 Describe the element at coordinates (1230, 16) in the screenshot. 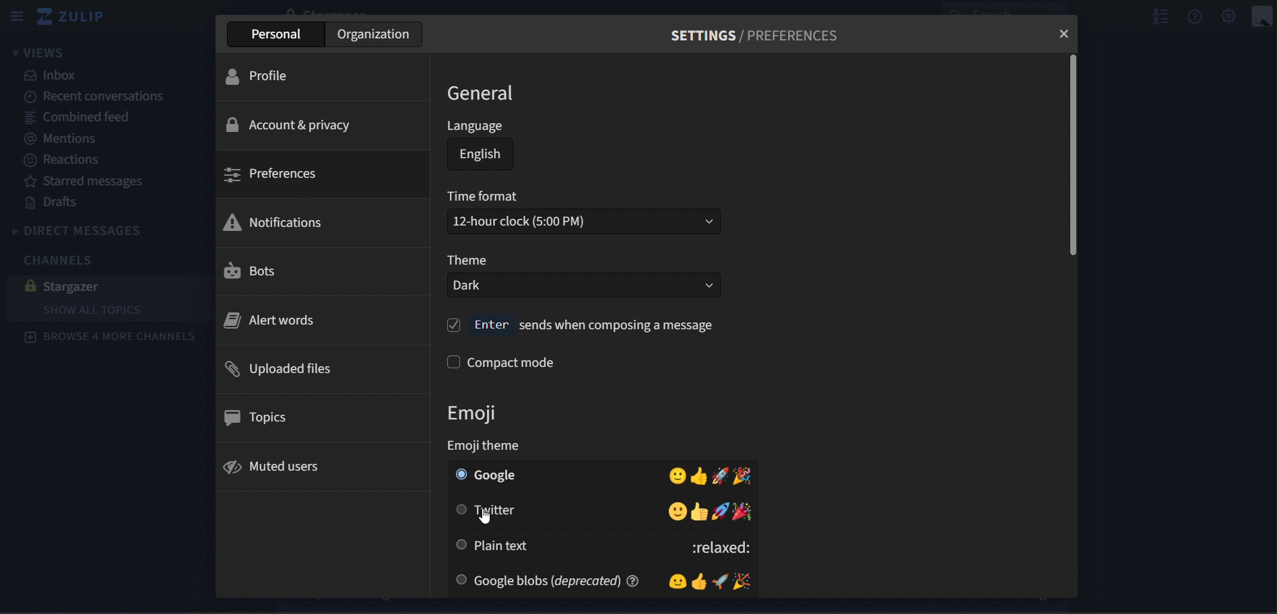

I see `main menu` at that location.